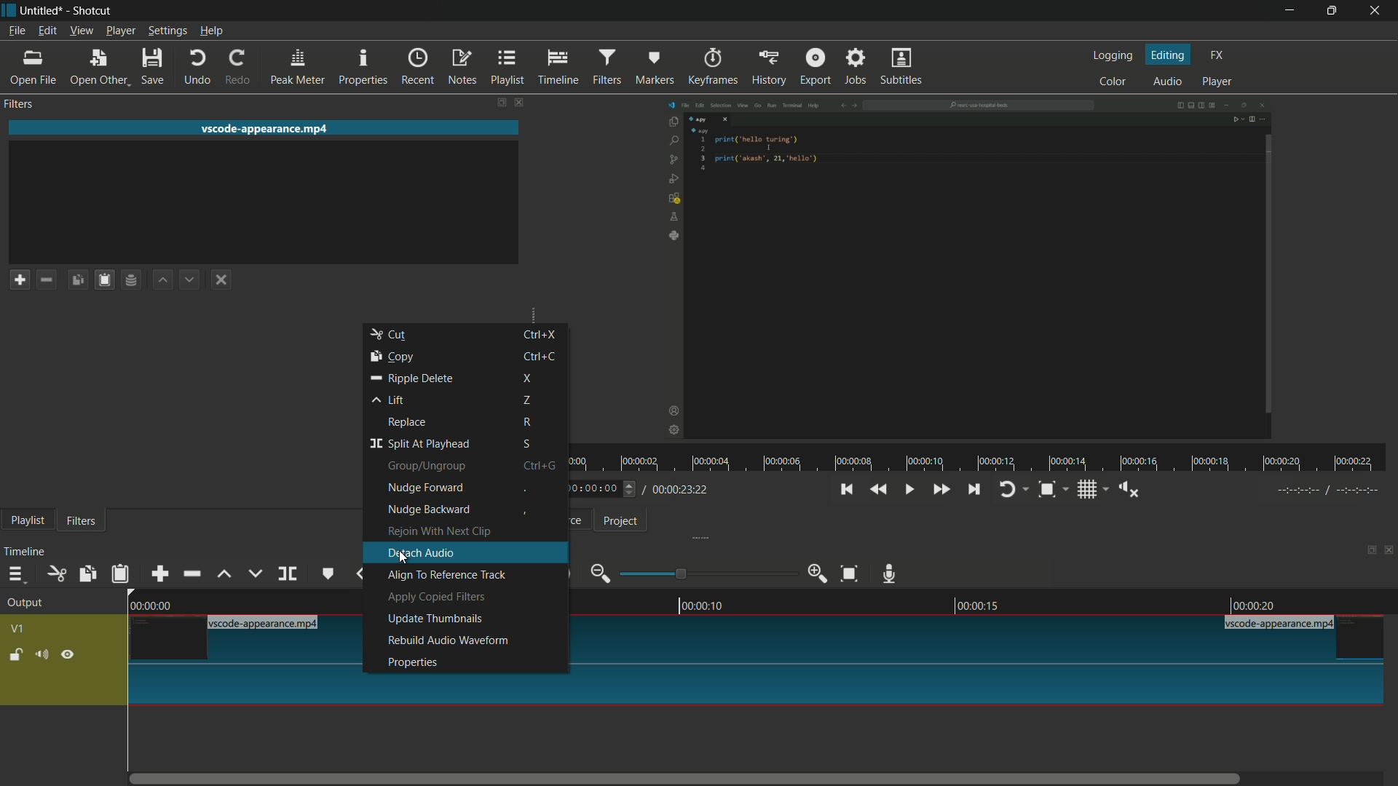  Describe the element at coordinates (15, 31) in the screenshot. I see `file menu` at that location.